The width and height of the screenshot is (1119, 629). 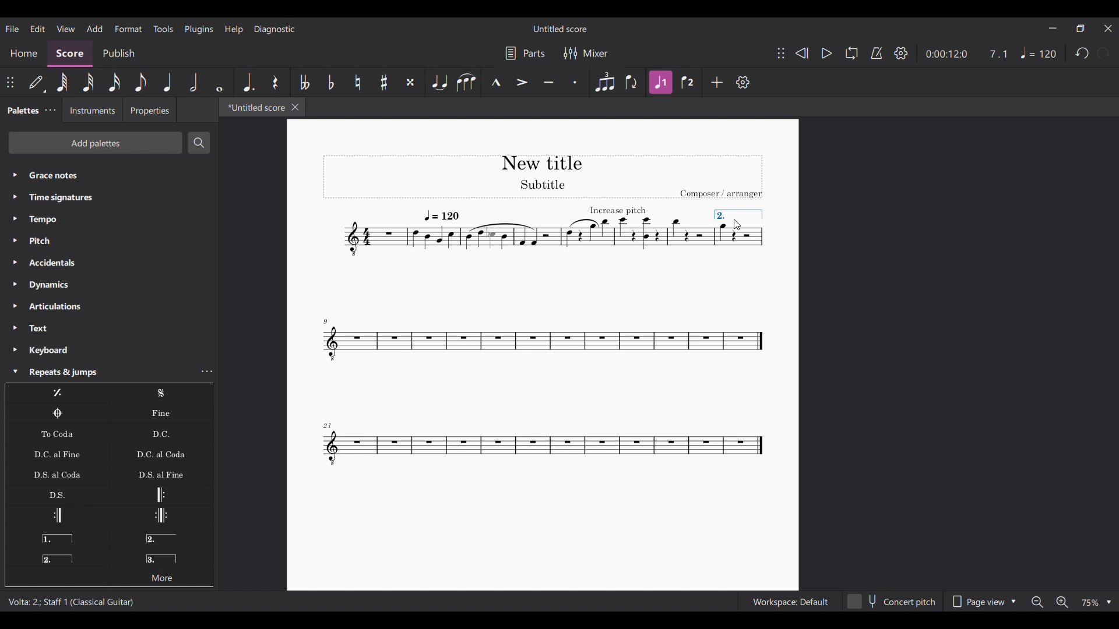 What do you see at coordinates (141, 82) in the screenshot?
I see `8th note` at bounding box center [141, 82].